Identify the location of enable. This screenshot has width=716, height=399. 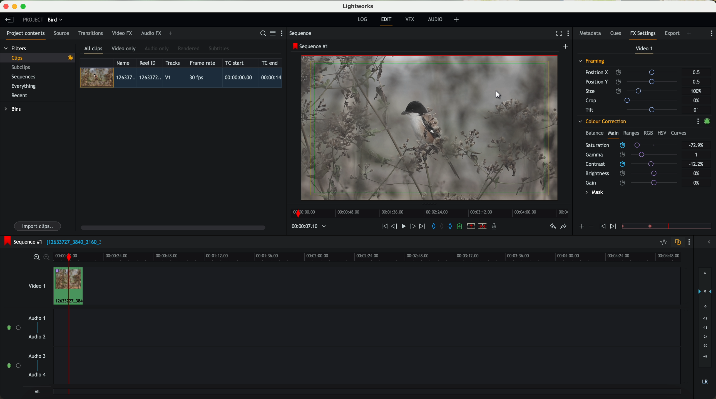
(707, 122).